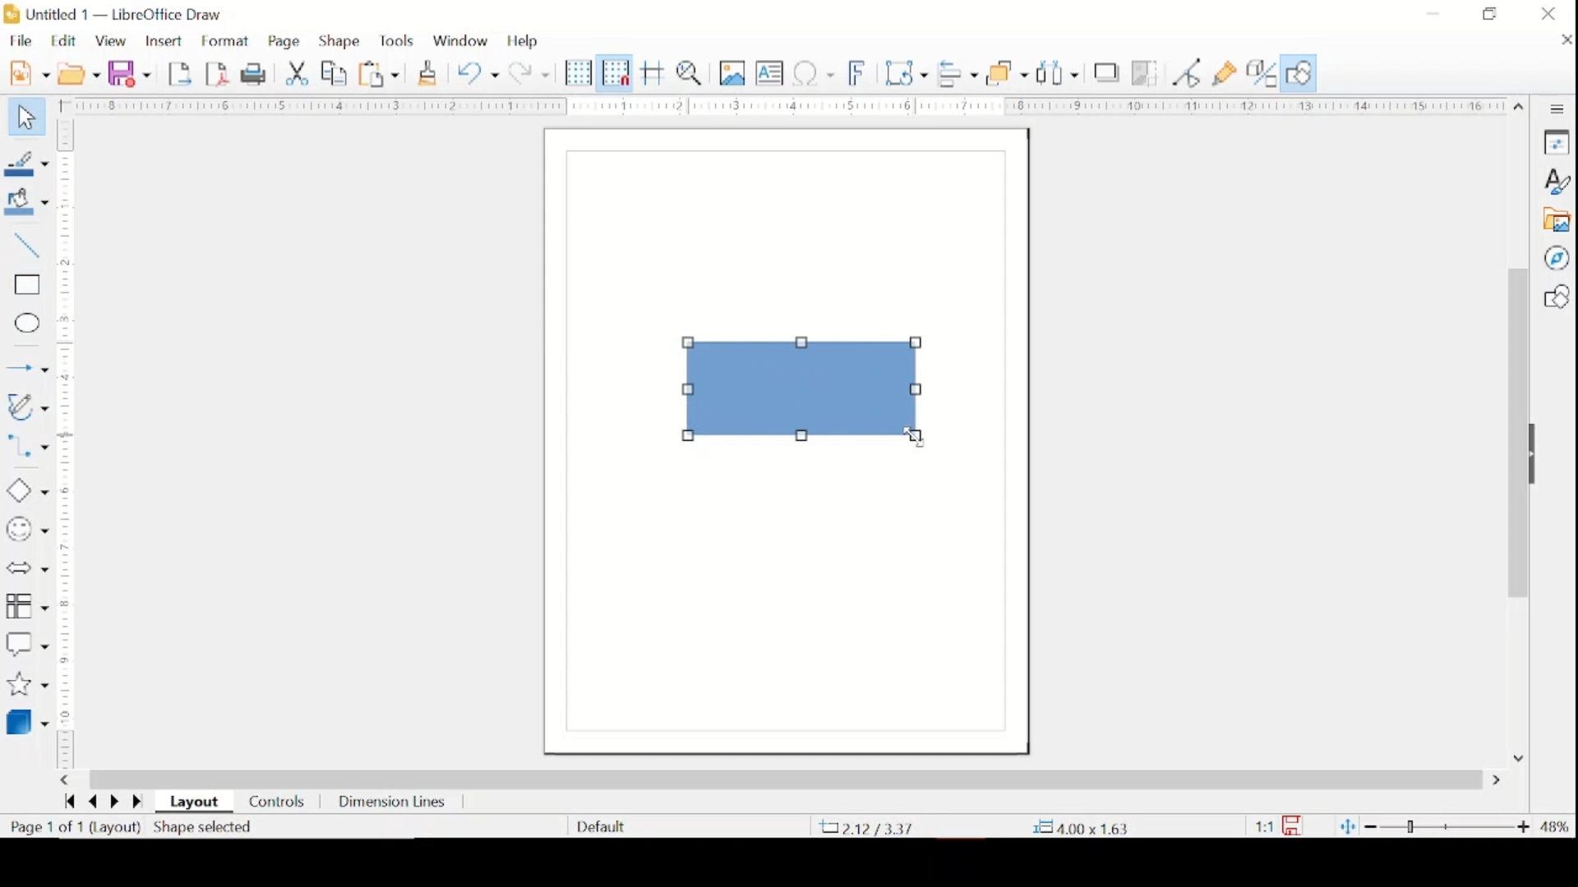 This screenshot has height=887, width=1578. What do you see at coordinates (286, 42) in the screenshot?
I see `page` at bounding box center [286, 42].